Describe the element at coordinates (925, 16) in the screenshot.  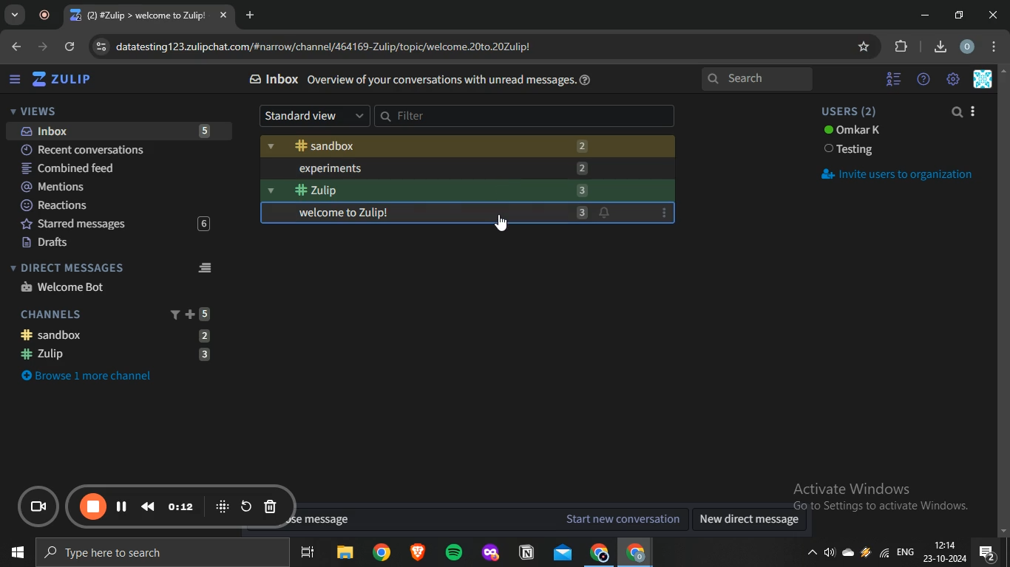
I see `minimize` at that location.